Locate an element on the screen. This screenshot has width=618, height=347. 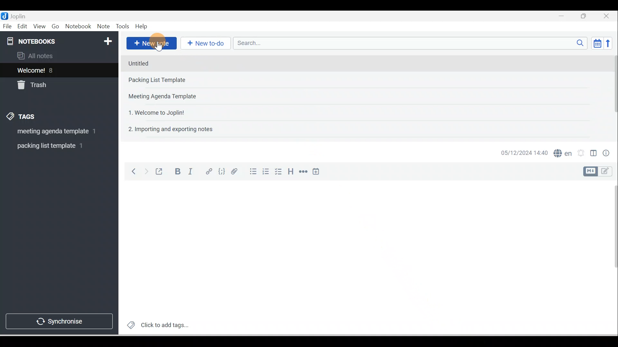
Notes is located at coordinates (54, 69).